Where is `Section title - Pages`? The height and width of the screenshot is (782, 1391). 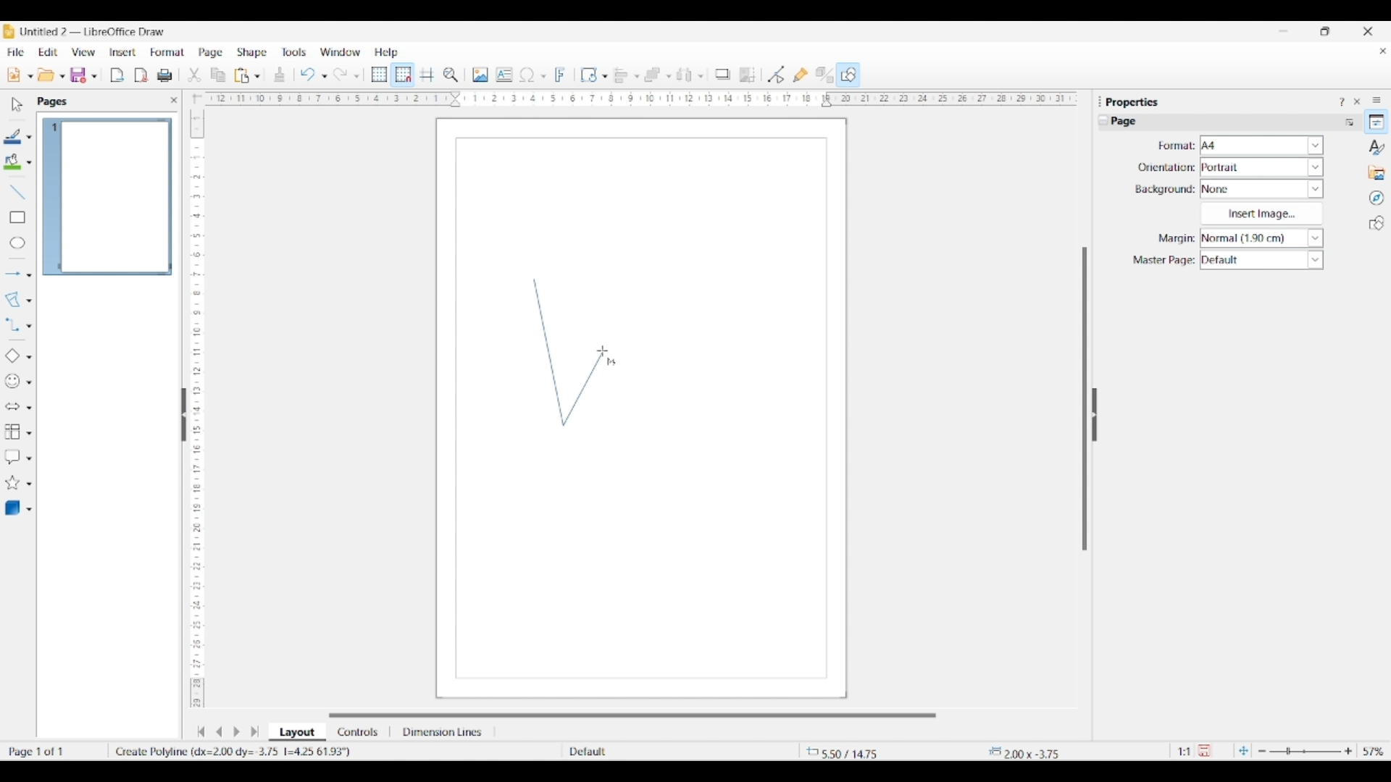
Section title - Pages is located at coordinates (55, 101).